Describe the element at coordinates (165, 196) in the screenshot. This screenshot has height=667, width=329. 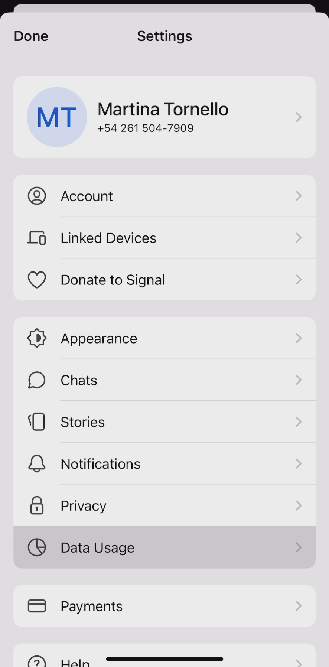
I see `account` at that location.